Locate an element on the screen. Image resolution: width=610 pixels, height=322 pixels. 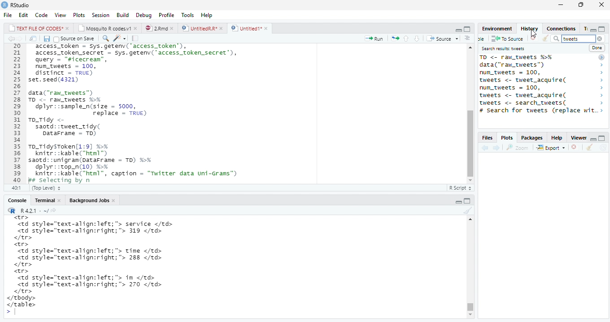
clear console is located at coordinates (590, 148).